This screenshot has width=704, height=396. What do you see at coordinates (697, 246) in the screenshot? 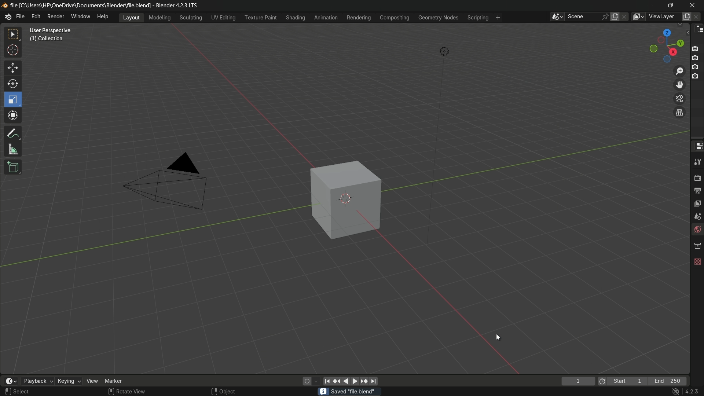
I see `collections` at bounding box center [697, 246].